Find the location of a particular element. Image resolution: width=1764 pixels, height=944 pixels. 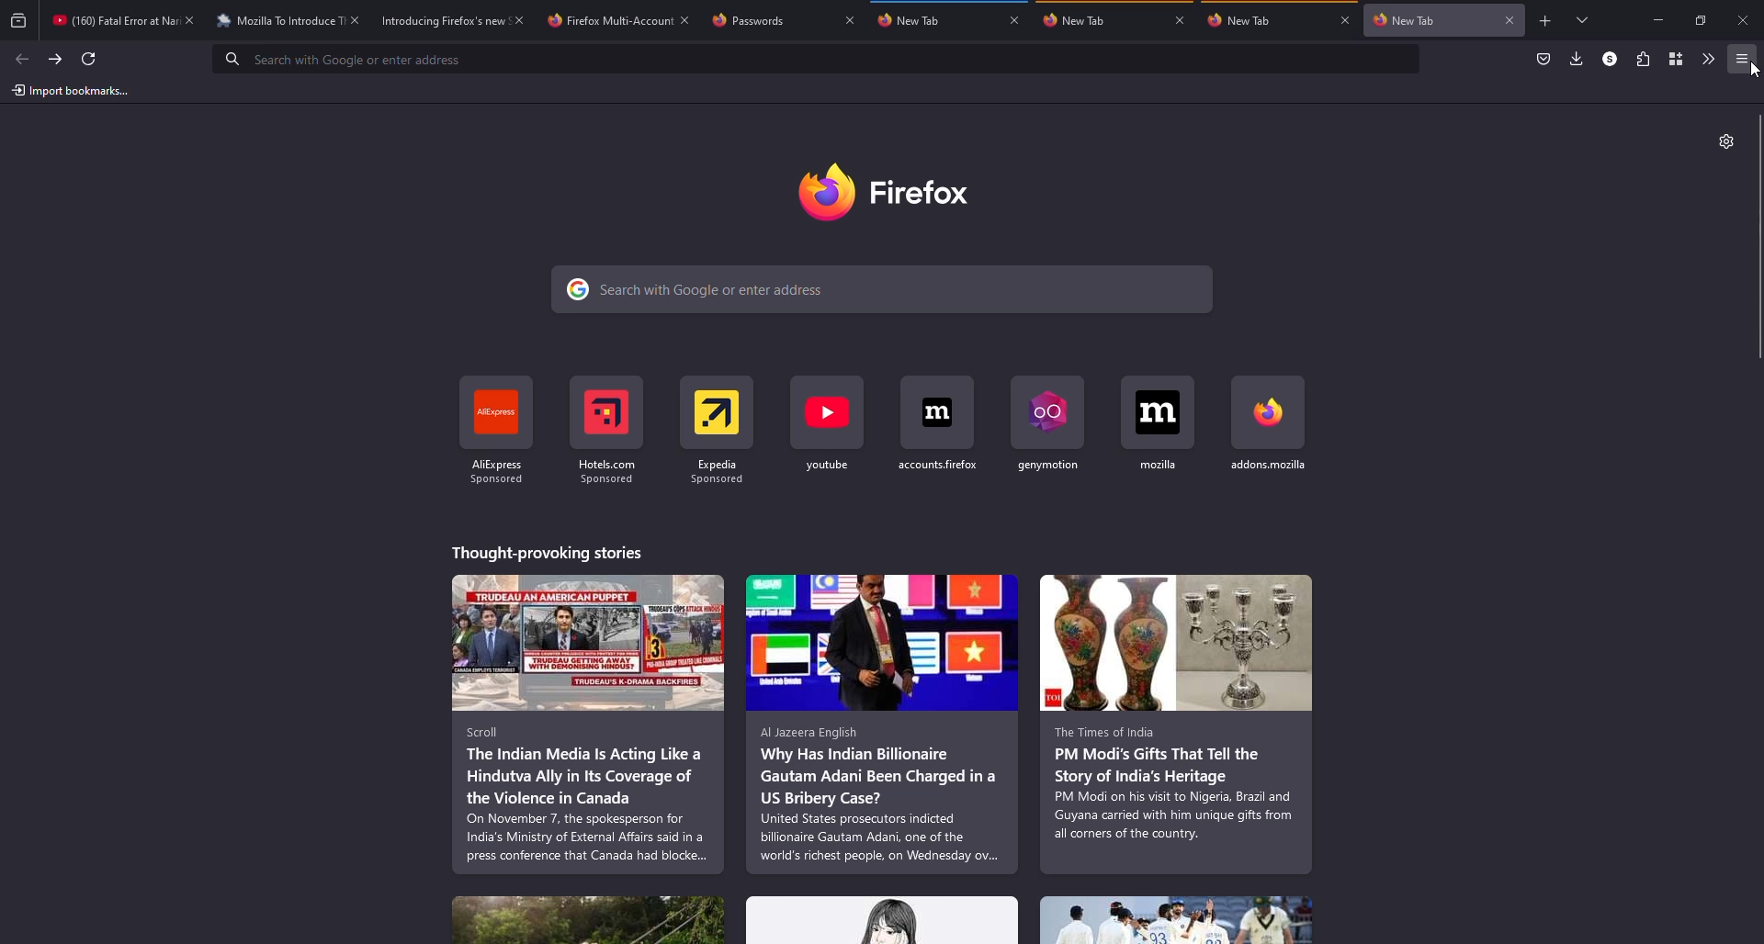

settings is located at coordinates (1727, 141).